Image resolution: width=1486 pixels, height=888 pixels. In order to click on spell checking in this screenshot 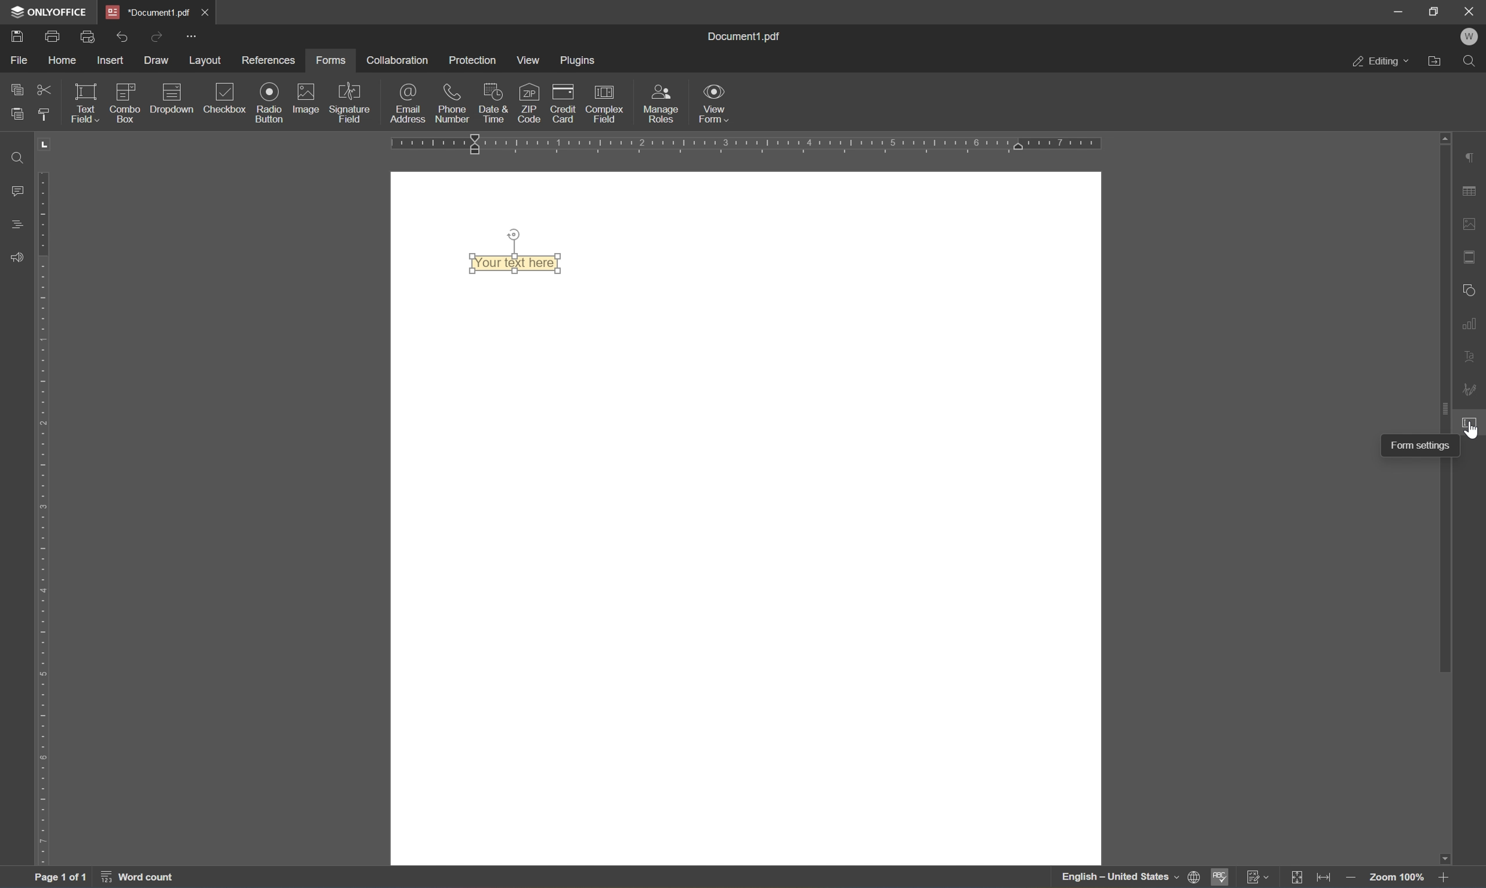, I will do `click(1220, 877)`.